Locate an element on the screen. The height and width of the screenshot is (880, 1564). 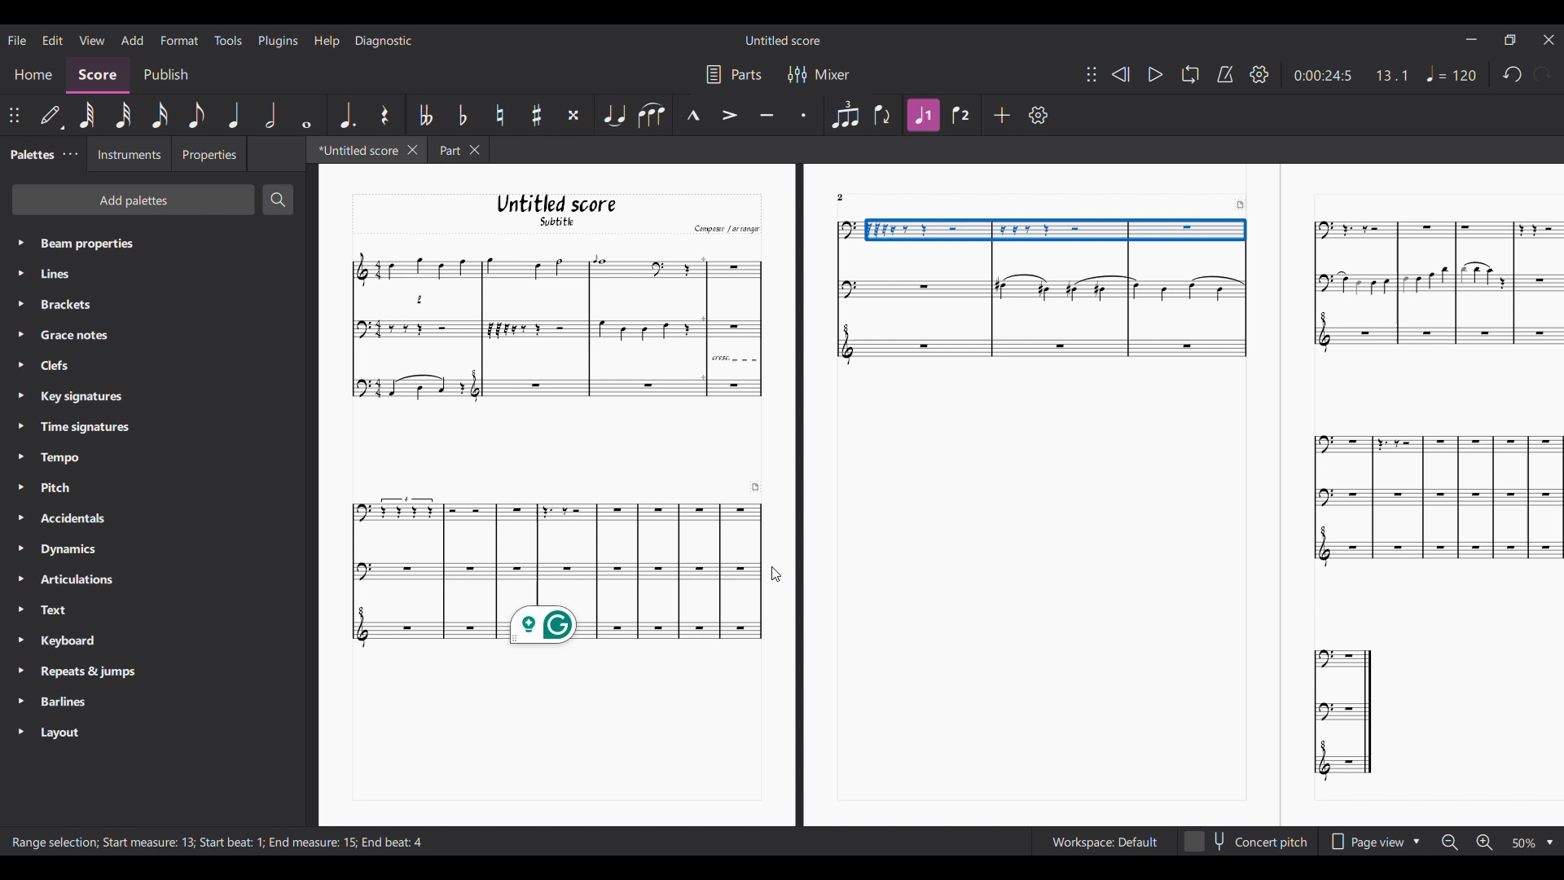
Settings is located at coordinates (1259, 74).